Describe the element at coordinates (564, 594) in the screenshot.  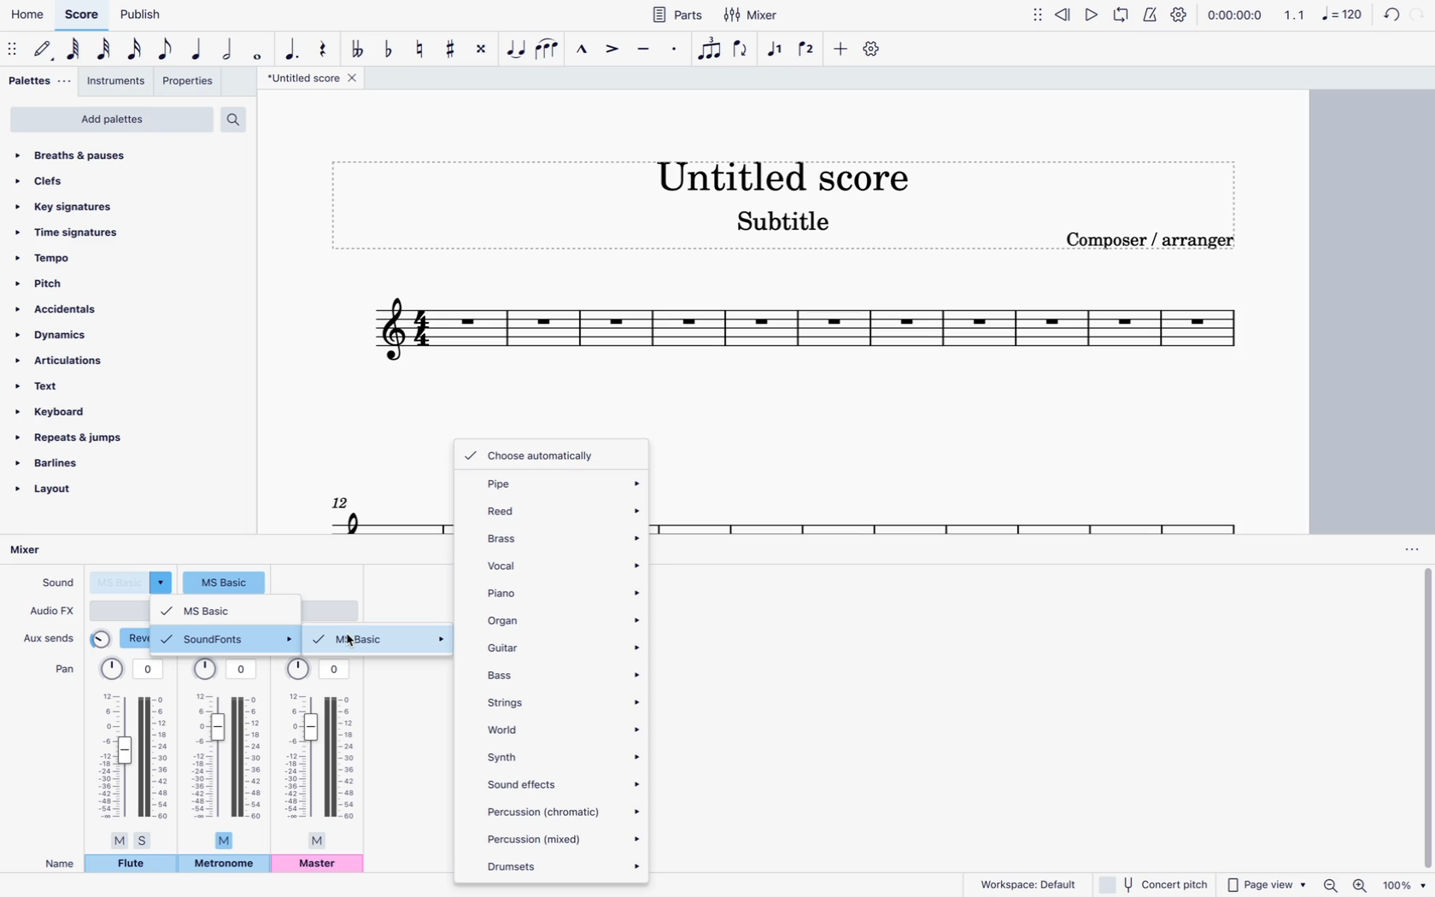
I see `piano` at that location.